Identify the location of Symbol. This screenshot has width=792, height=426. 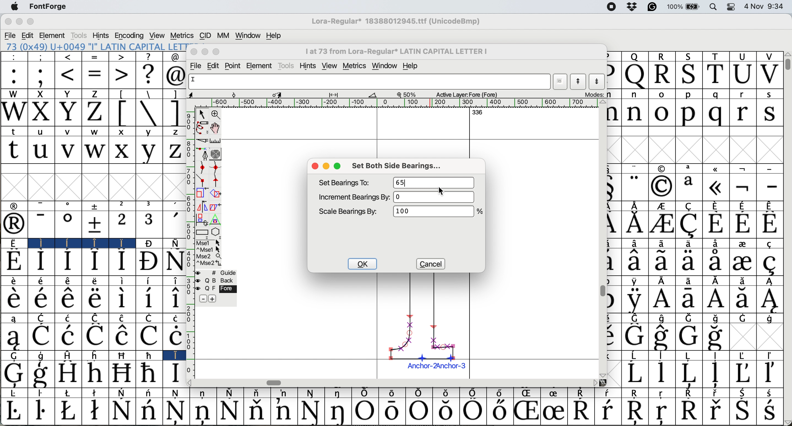
(665, 318).